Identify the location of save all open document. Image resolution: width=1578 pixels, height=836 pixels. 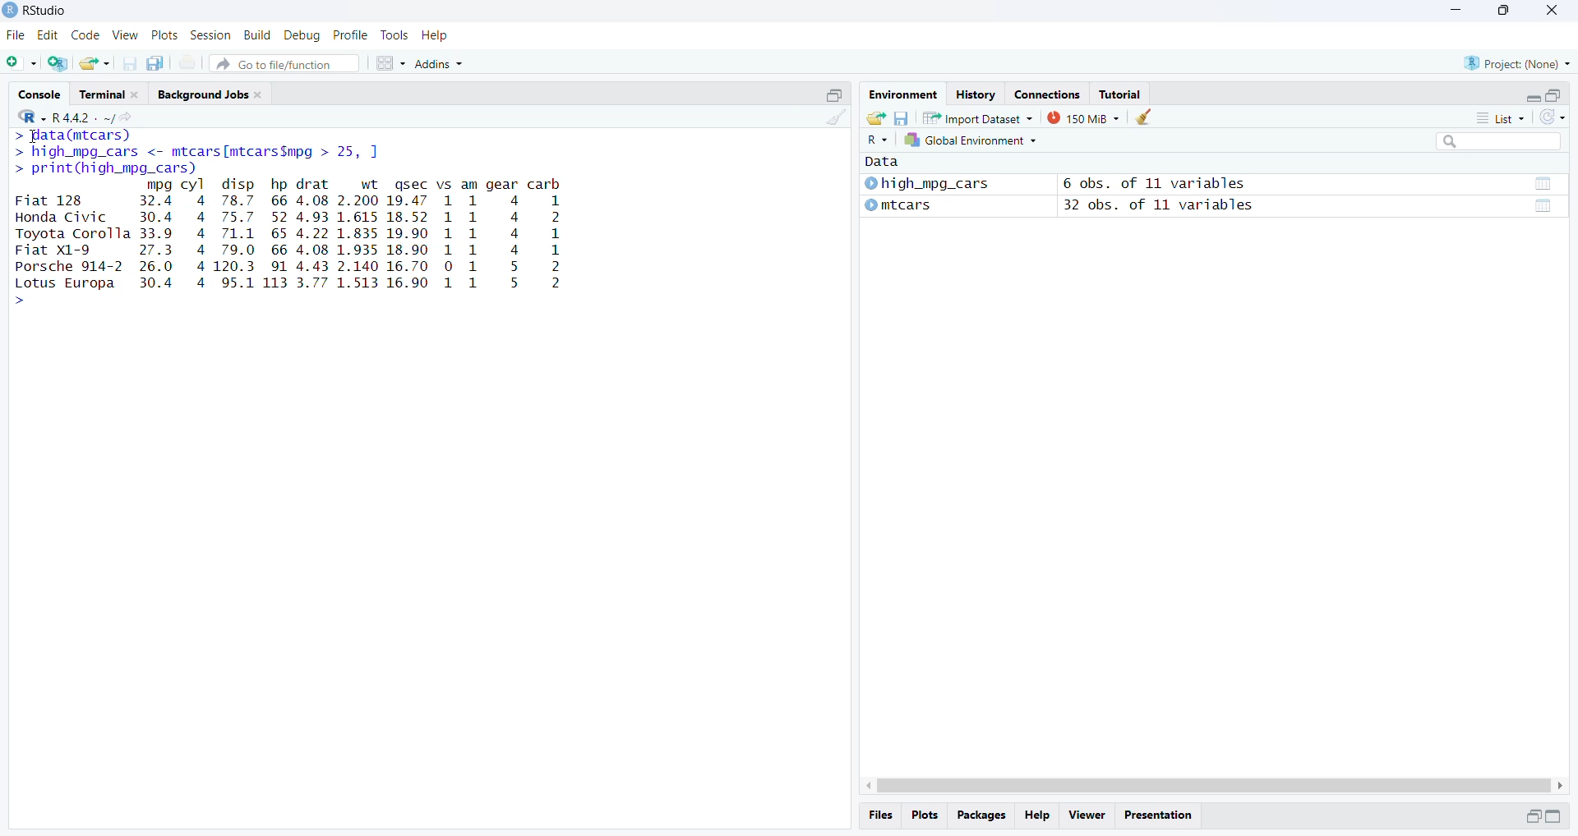
(158, 63).